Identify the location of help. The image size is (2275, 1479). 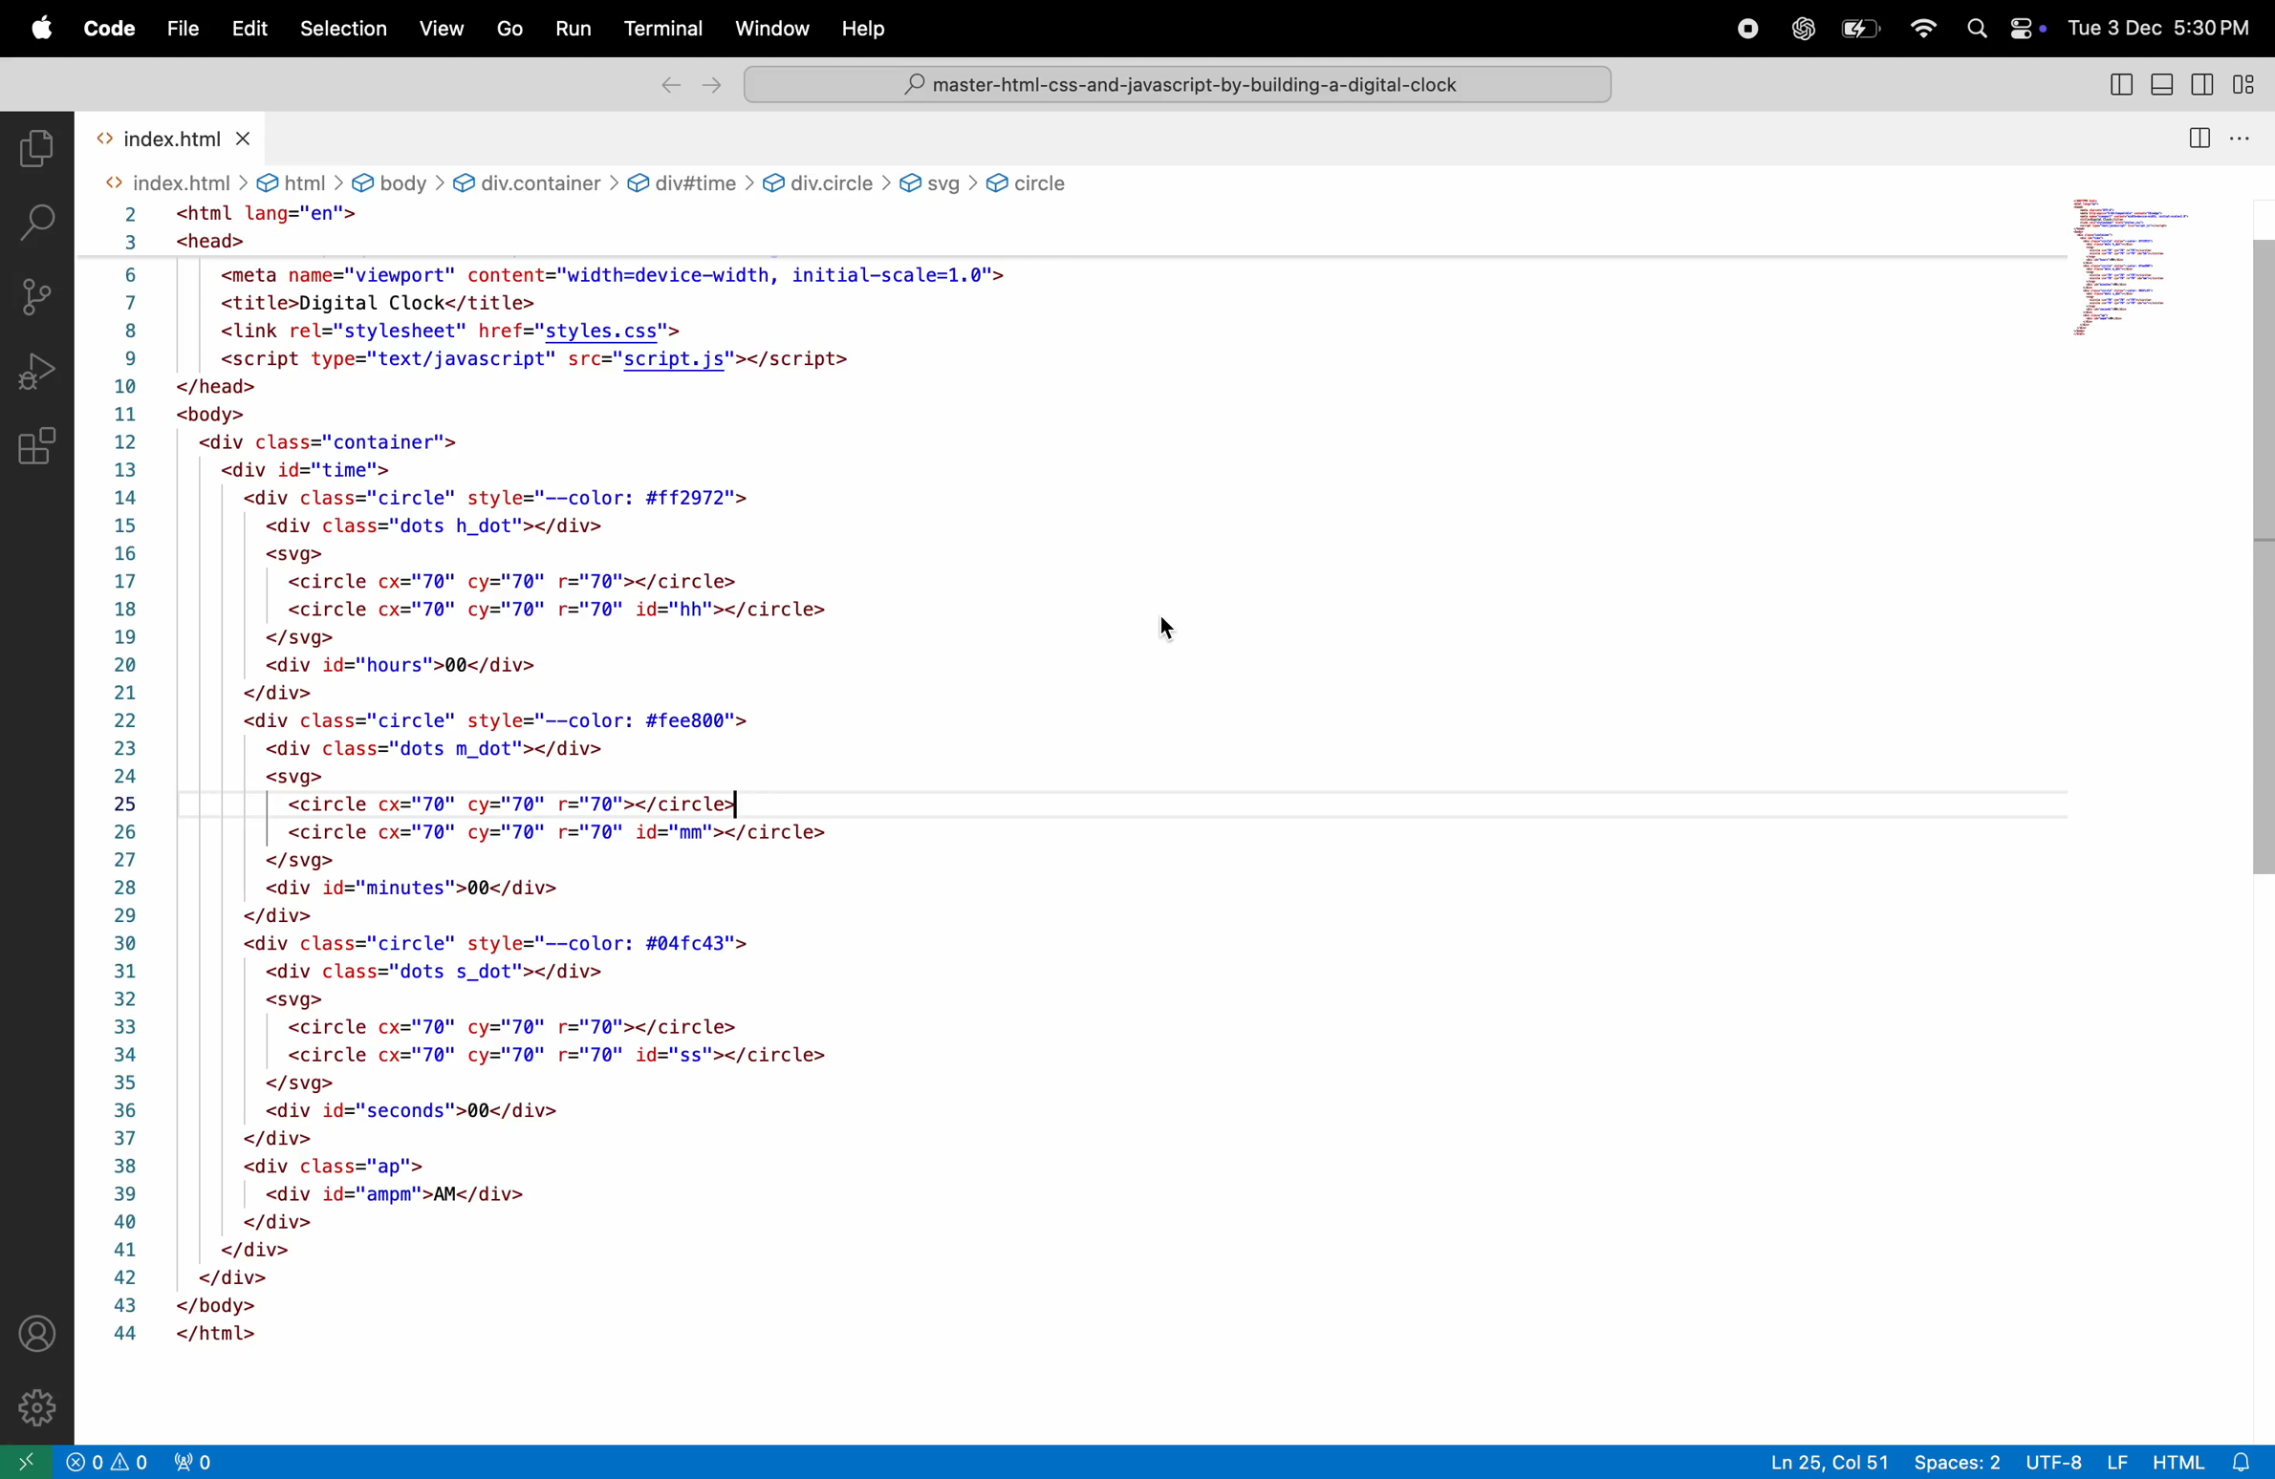
(869, 27).